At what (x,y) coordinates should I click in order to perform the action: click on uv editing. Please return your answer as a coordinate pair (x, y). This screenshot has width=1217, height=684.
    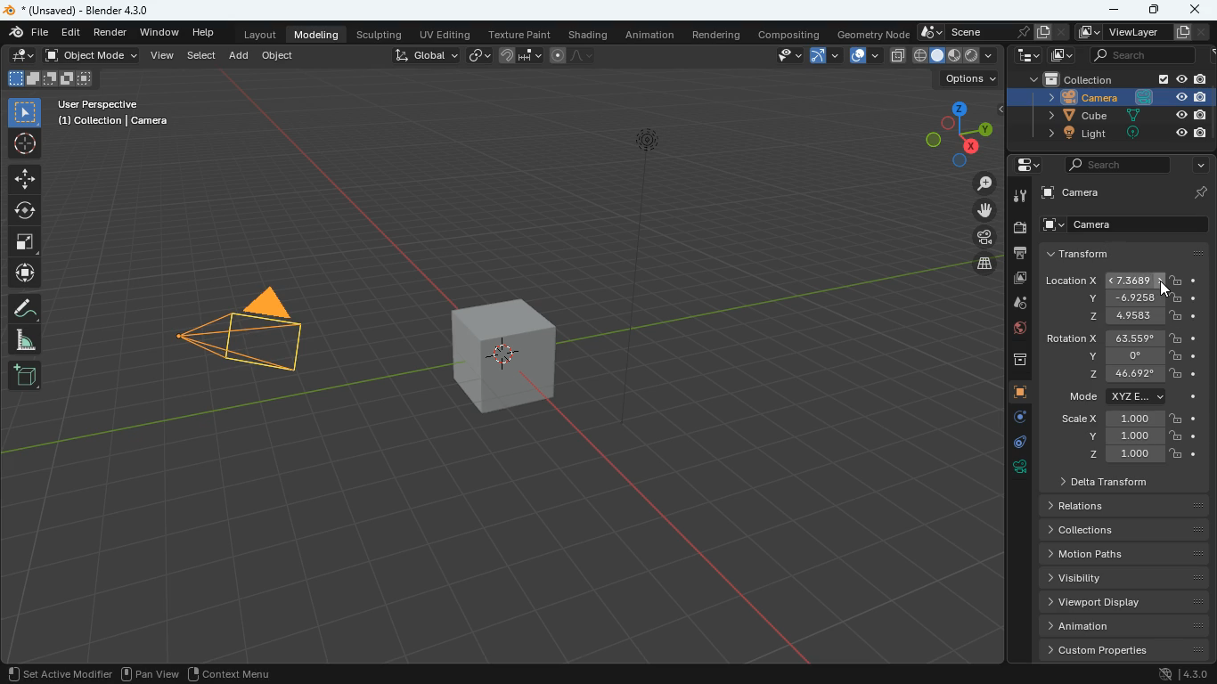
    Looking at the image, I should click on (445, 34).